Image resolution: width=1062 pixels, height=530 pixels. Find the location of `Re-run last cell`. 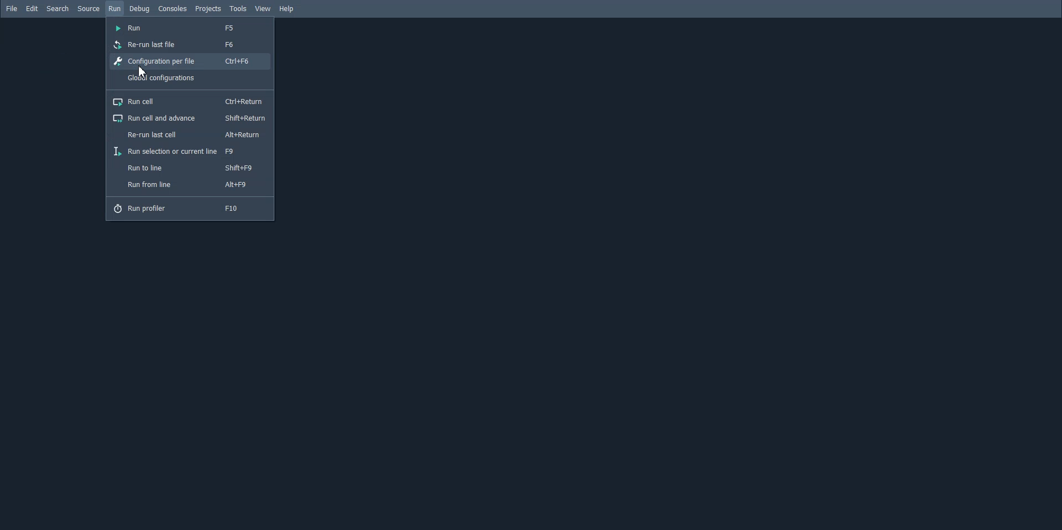

Re-run last cell is located at coordinates (189, 134).